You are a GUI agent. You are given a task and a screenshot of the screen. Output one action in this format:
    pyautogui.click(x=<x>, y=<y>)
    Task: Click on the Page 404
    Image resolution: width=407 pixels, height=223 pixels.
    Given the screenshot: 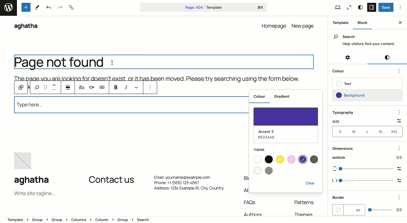 What is the action you would take?
    pyautogui.click(x=204, y=7)
    